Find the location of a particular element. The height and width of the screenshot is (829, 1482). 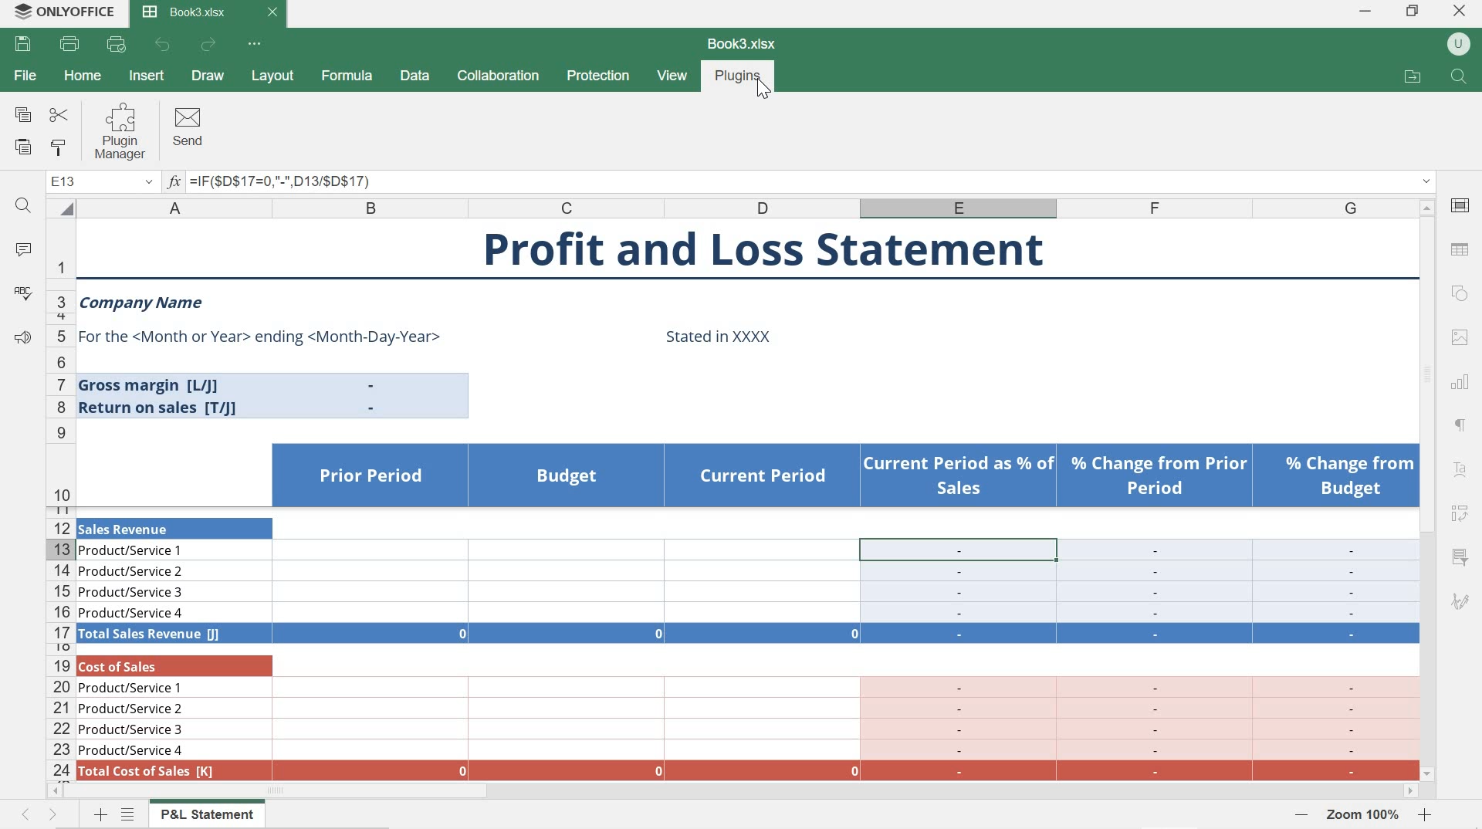

Home is located at coordinates (84, 76).